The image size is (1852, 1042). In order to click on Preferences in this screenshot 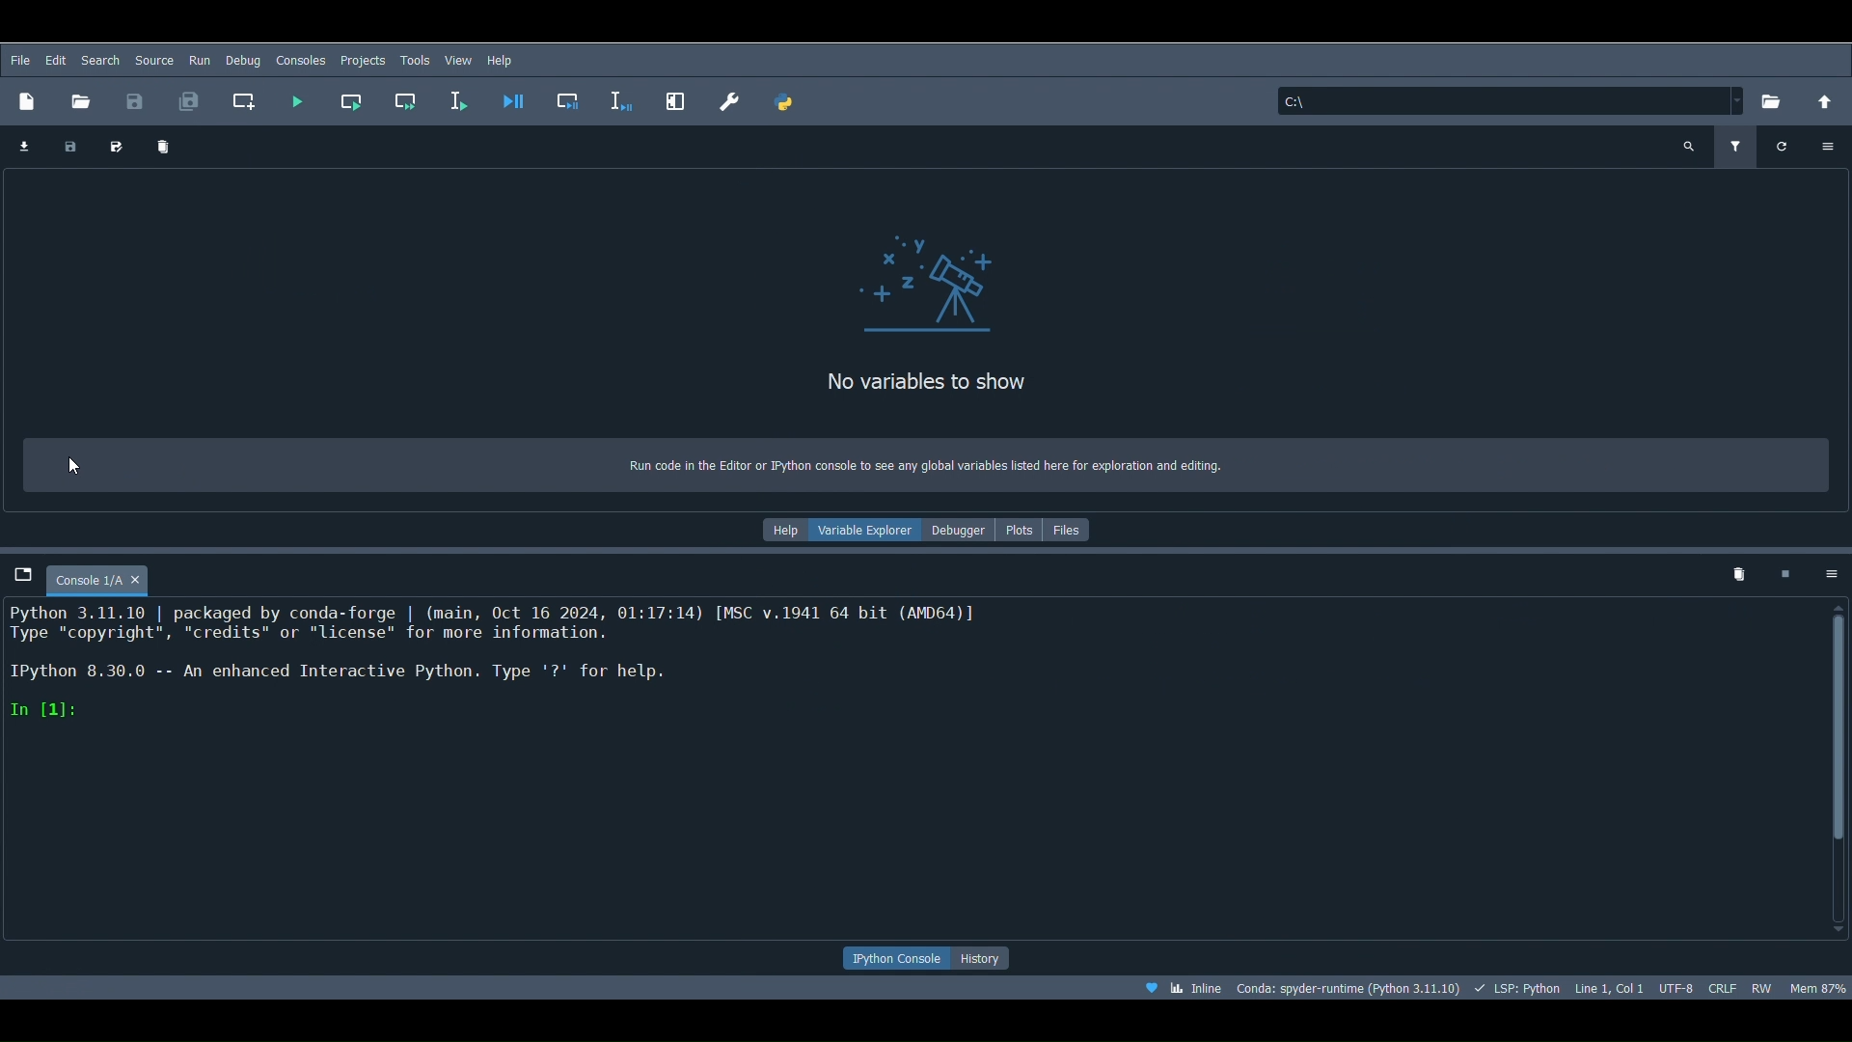, I will do `click(730, 96)`.